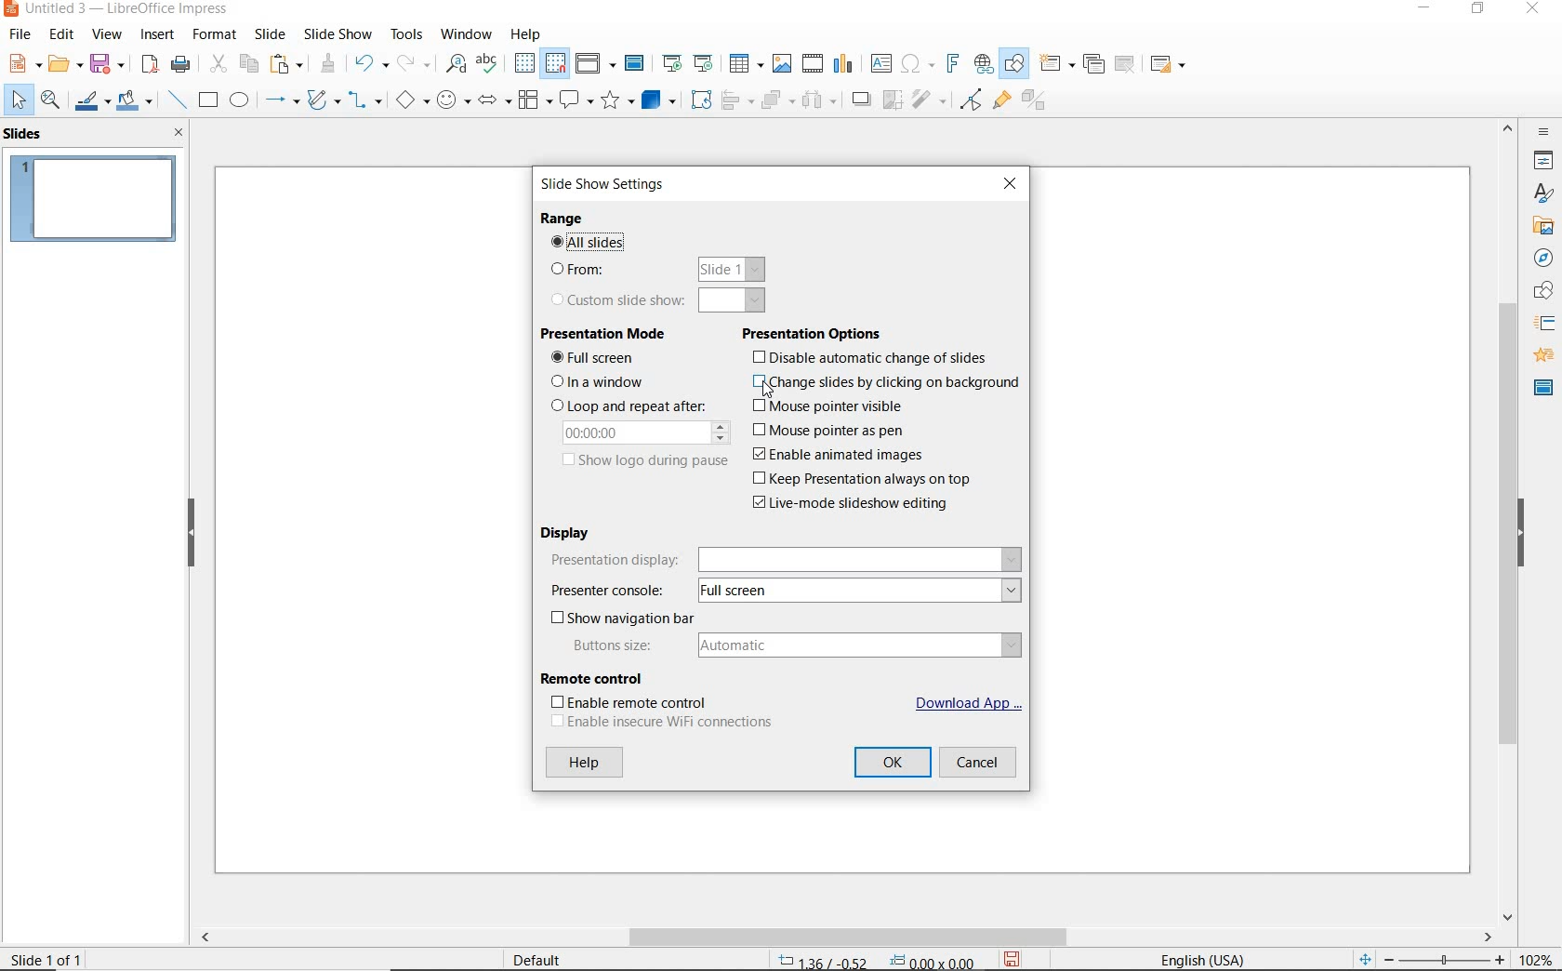 This screenshot has width=1562, height=971. What do you see at coordinates (365, 99) in the screenshot?
I see `CONNECTORS` at bounding box center [365, 99].